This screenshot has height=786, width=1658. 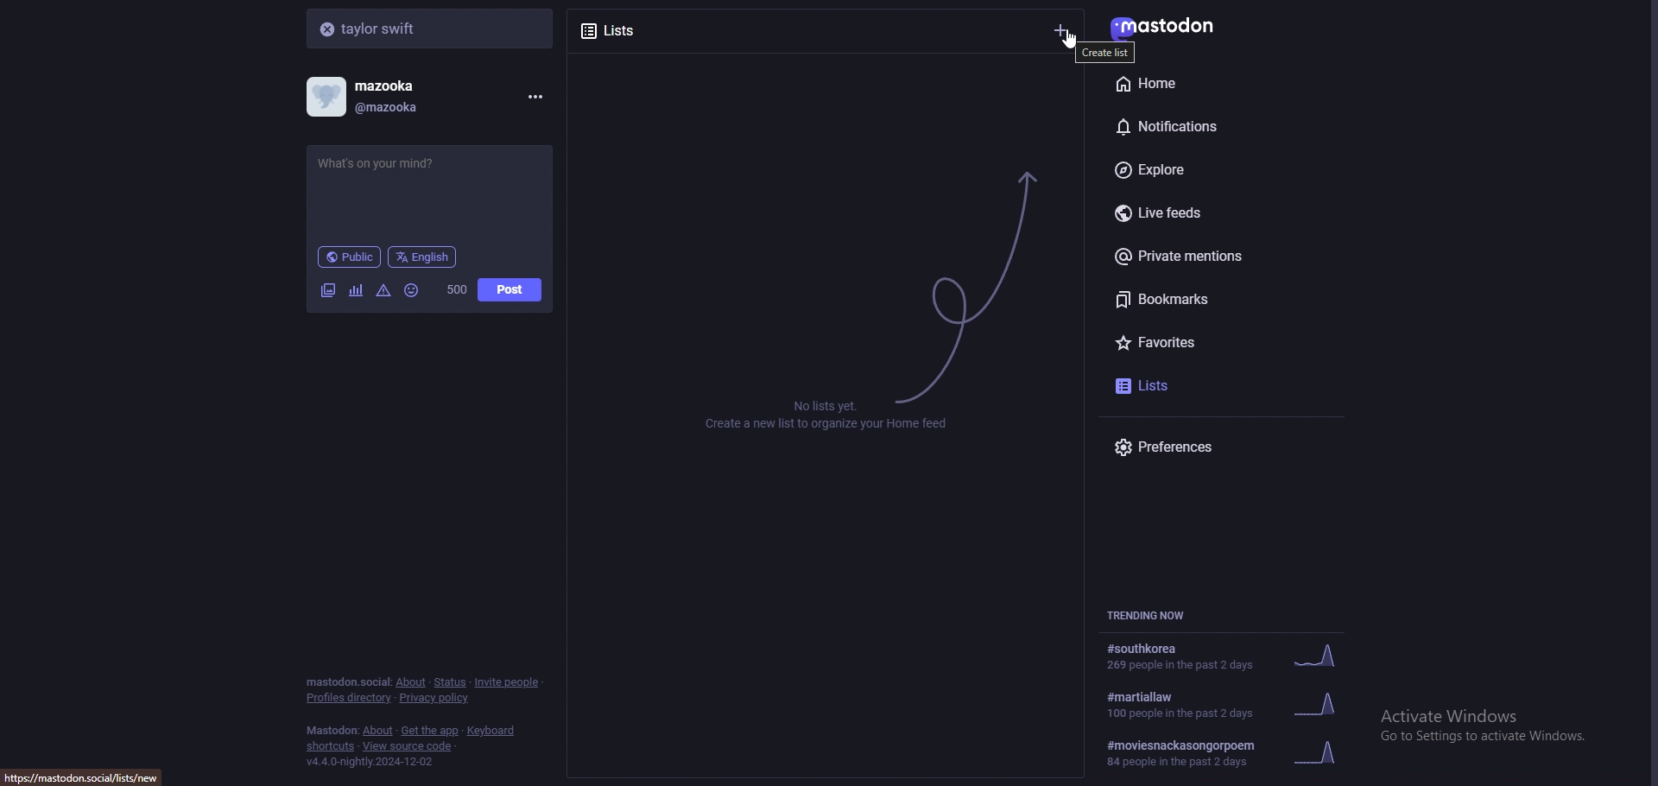 What do you see at coordinates (1219, 256) in the screenshot?
I see `private mentions` at bounding box center [1219, 256].